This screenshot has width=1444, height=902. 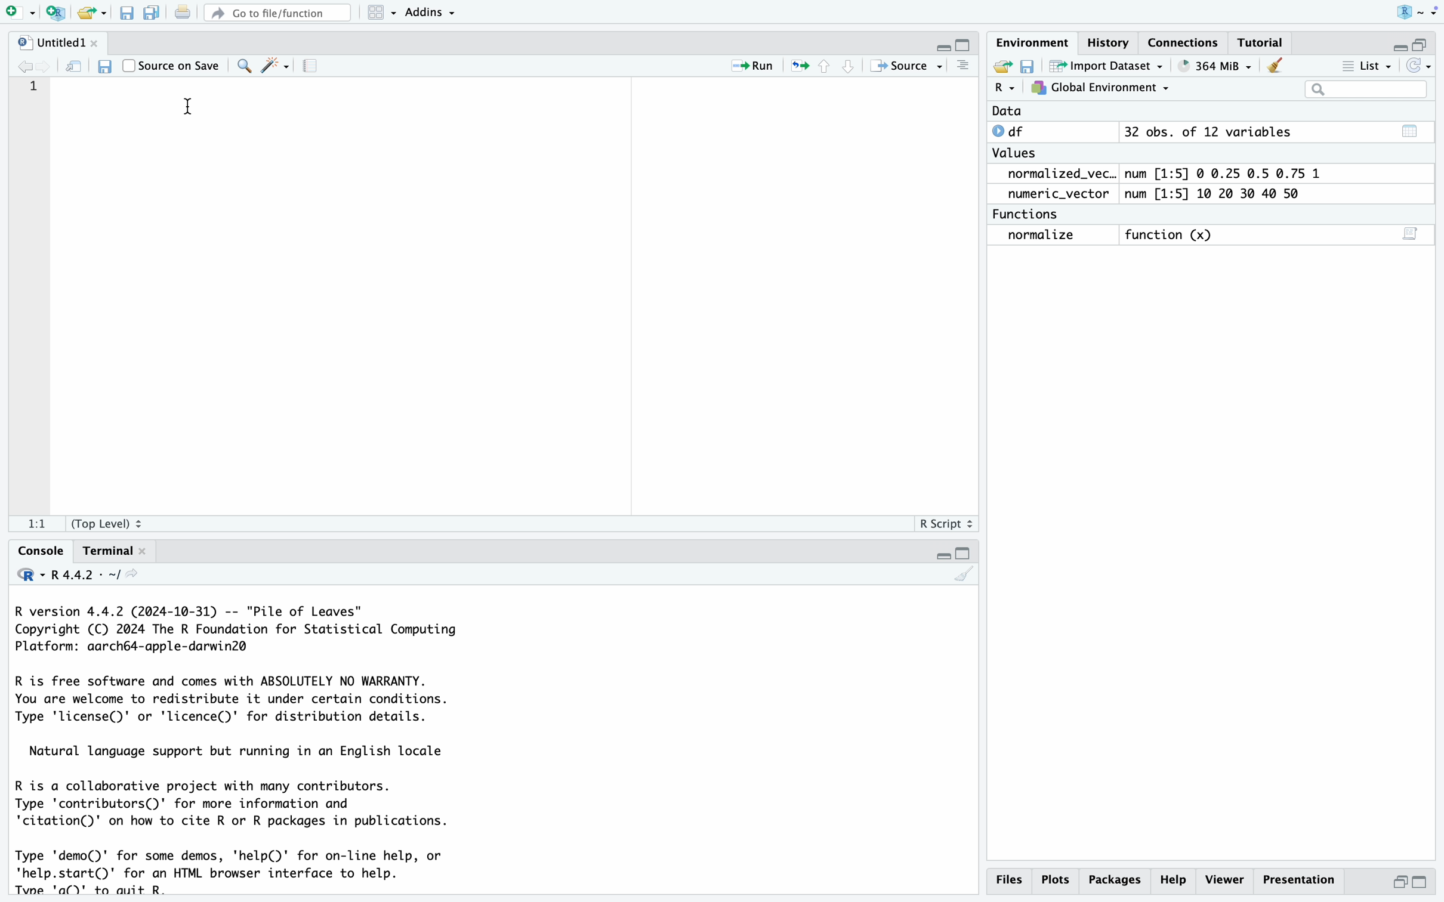 I want to click on normalized_vec, so click(x=1053, y=175).